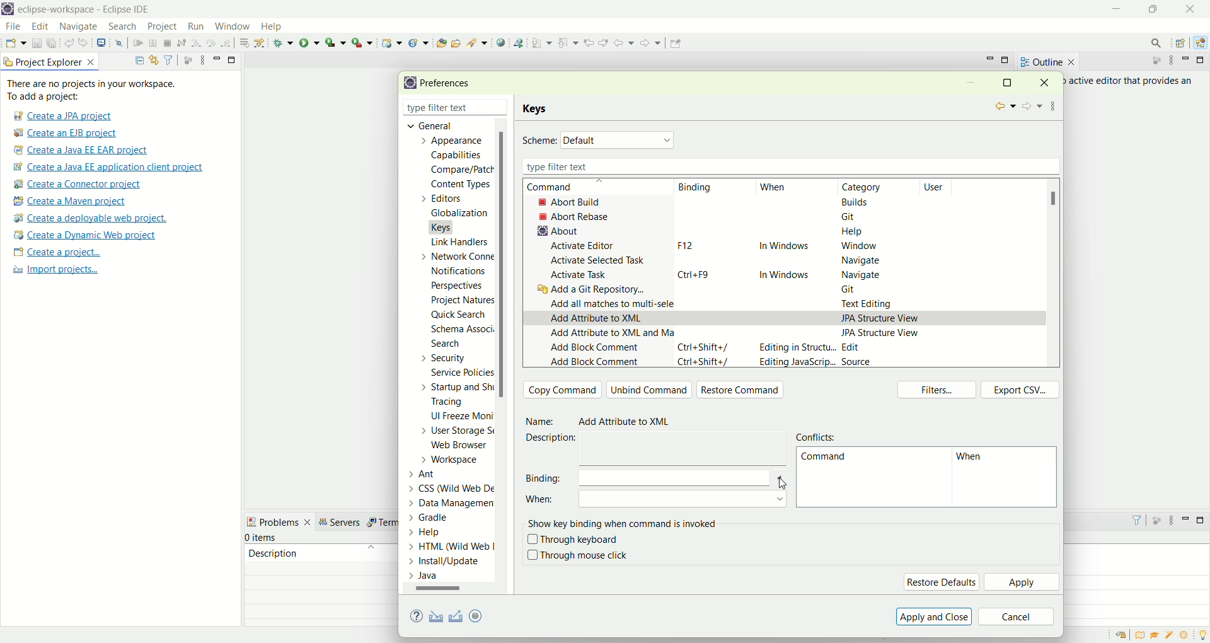 The image size is (1210, 643). I want to click on category, so click(867, 187).